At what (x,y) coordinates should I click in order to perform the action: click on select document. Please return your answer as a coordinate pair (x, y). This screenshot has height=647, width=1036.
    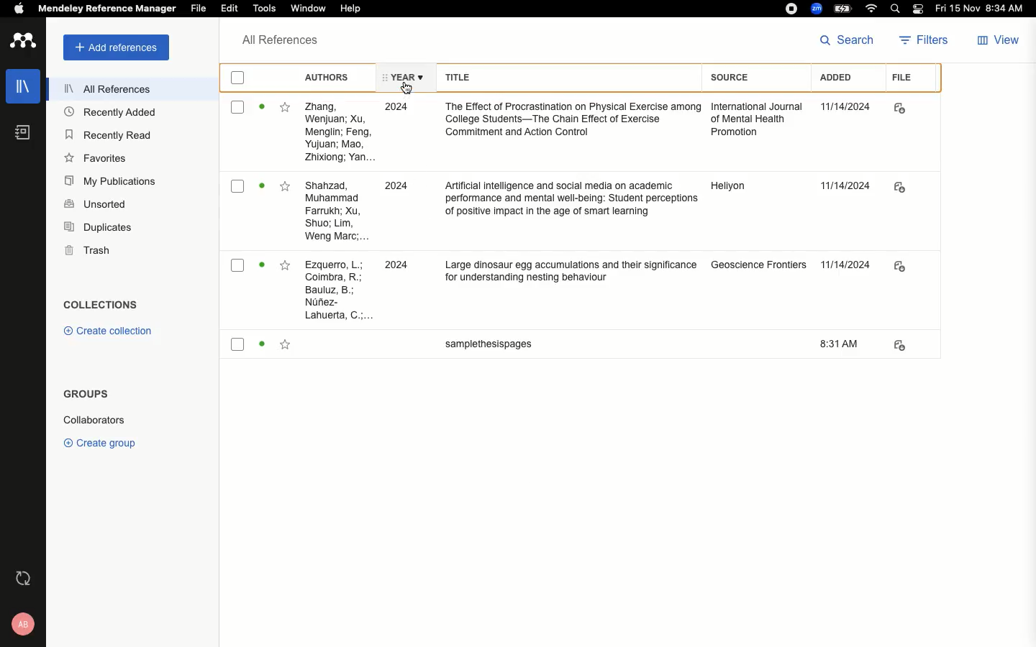
    Looking at the image, I should click on (238, 190).